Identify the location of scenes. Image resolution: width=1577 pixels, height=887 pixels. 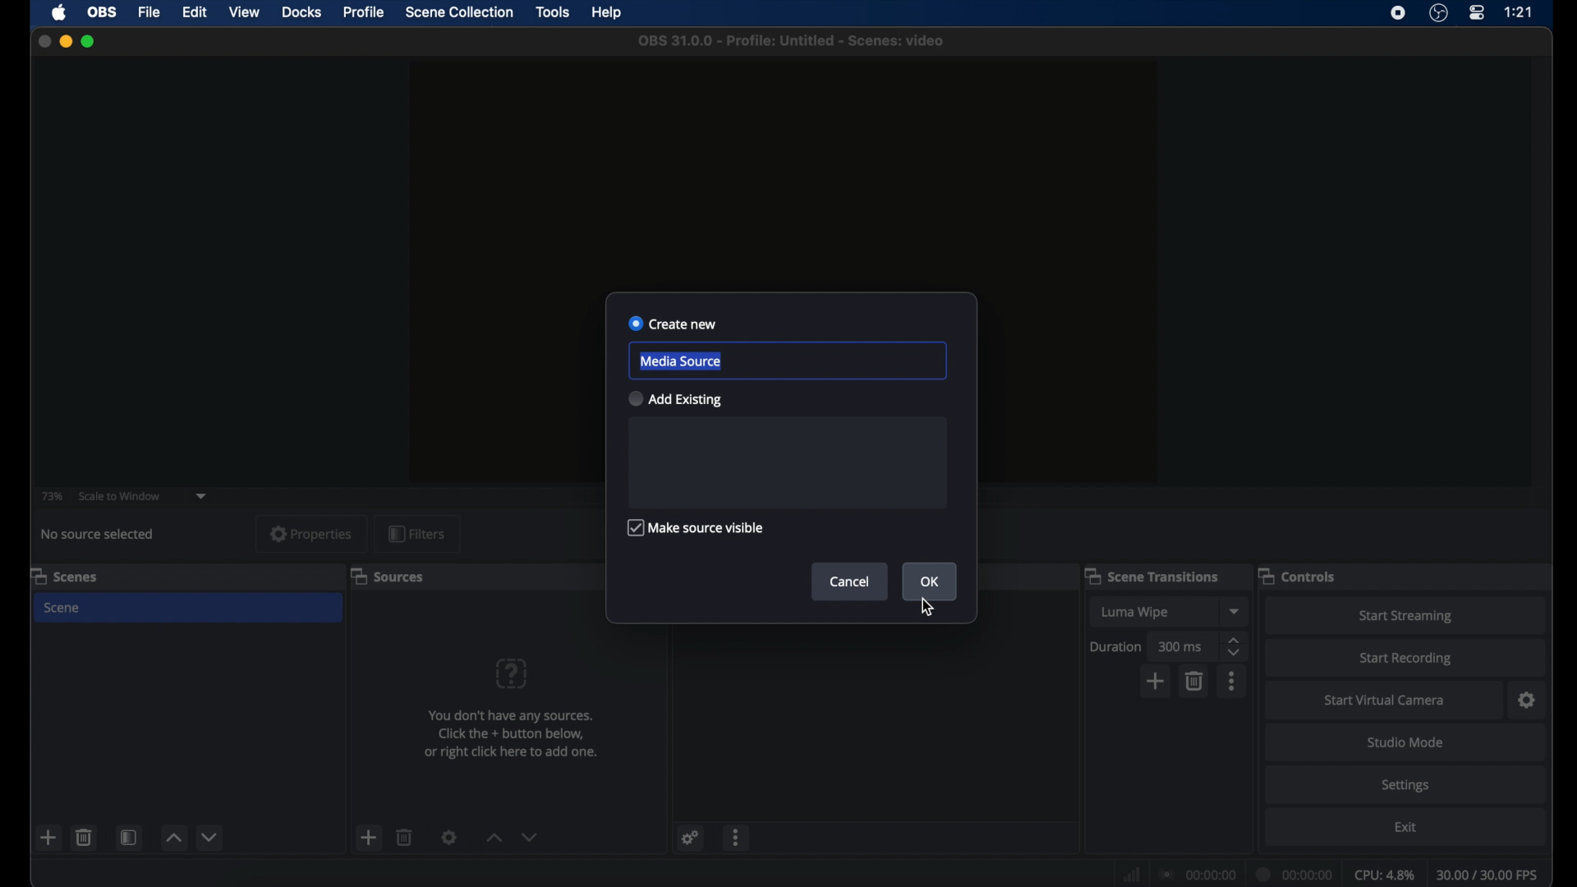
(65, 577).